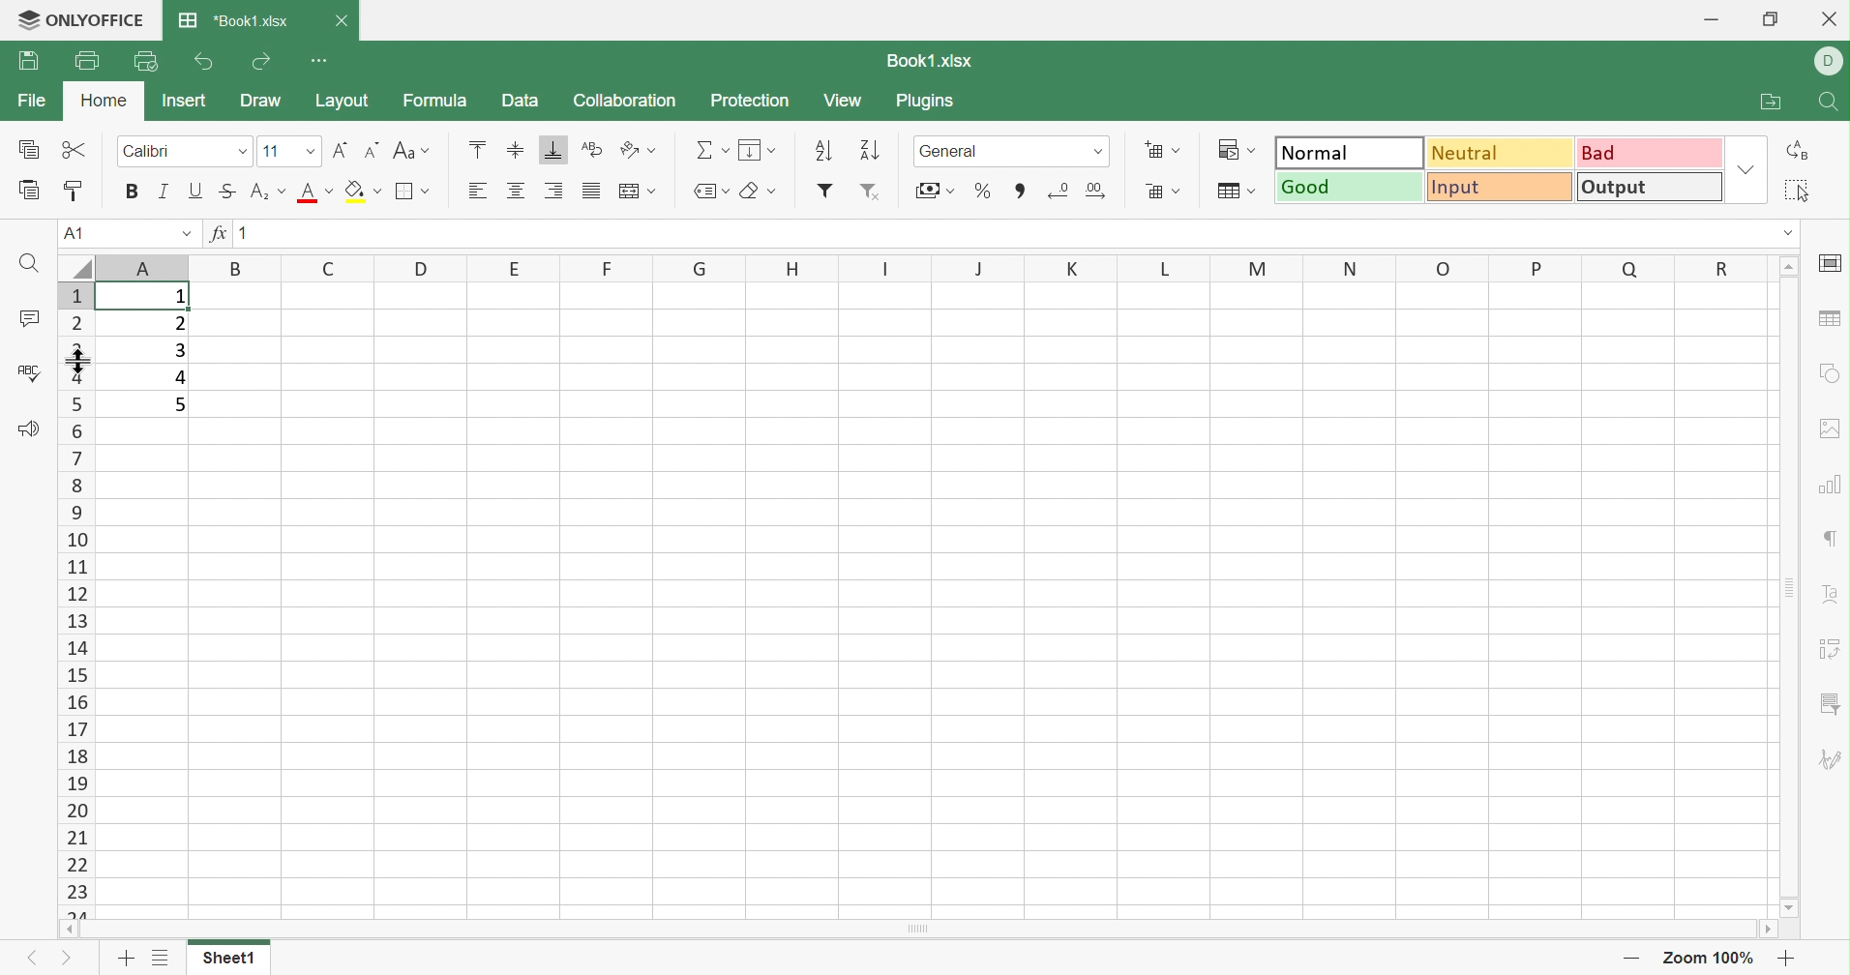 The height and width of the screenshot is (975, 1850). Describe the element at coordinates (1794, 192) in the screenshot. I see `Select all` at that location.